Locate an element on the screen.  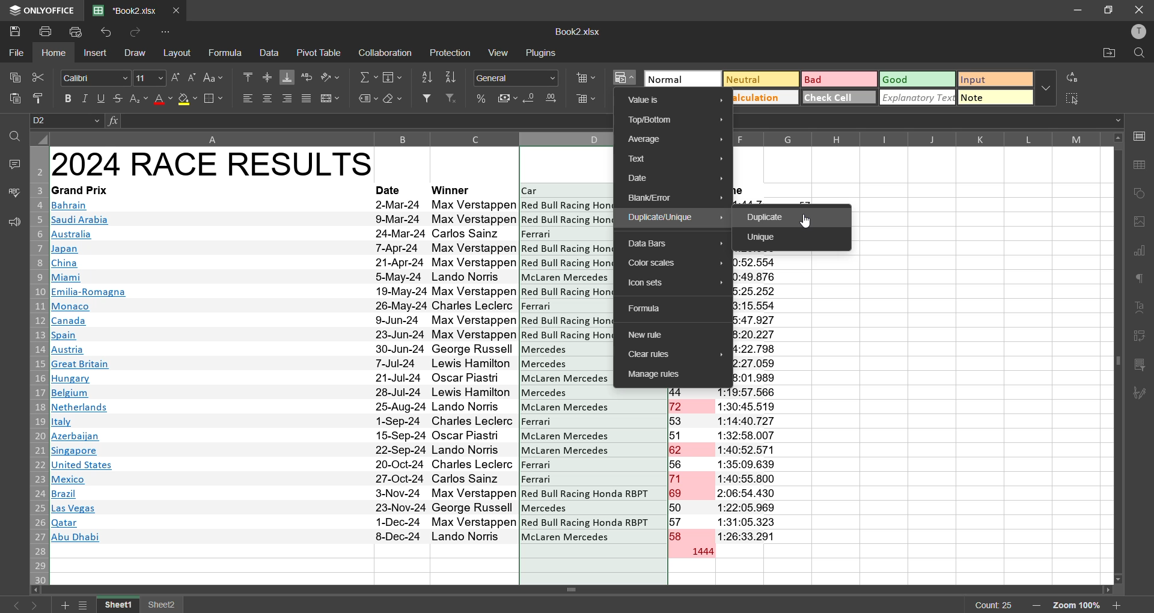
text is located at coordinates (674, 160).